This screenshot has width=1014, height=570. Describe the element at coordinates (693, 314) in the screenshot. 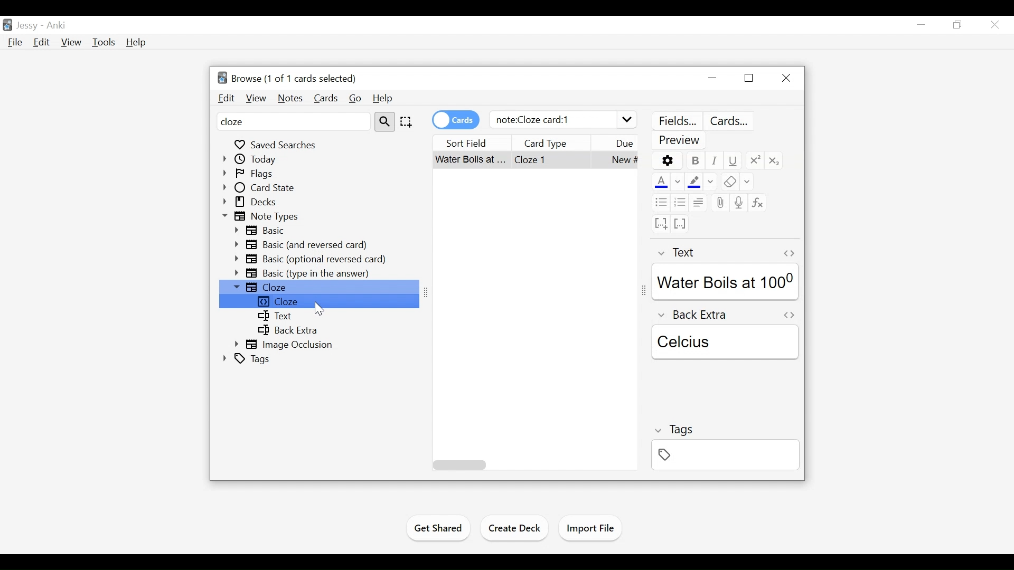

I see `Back Extra` at that location.